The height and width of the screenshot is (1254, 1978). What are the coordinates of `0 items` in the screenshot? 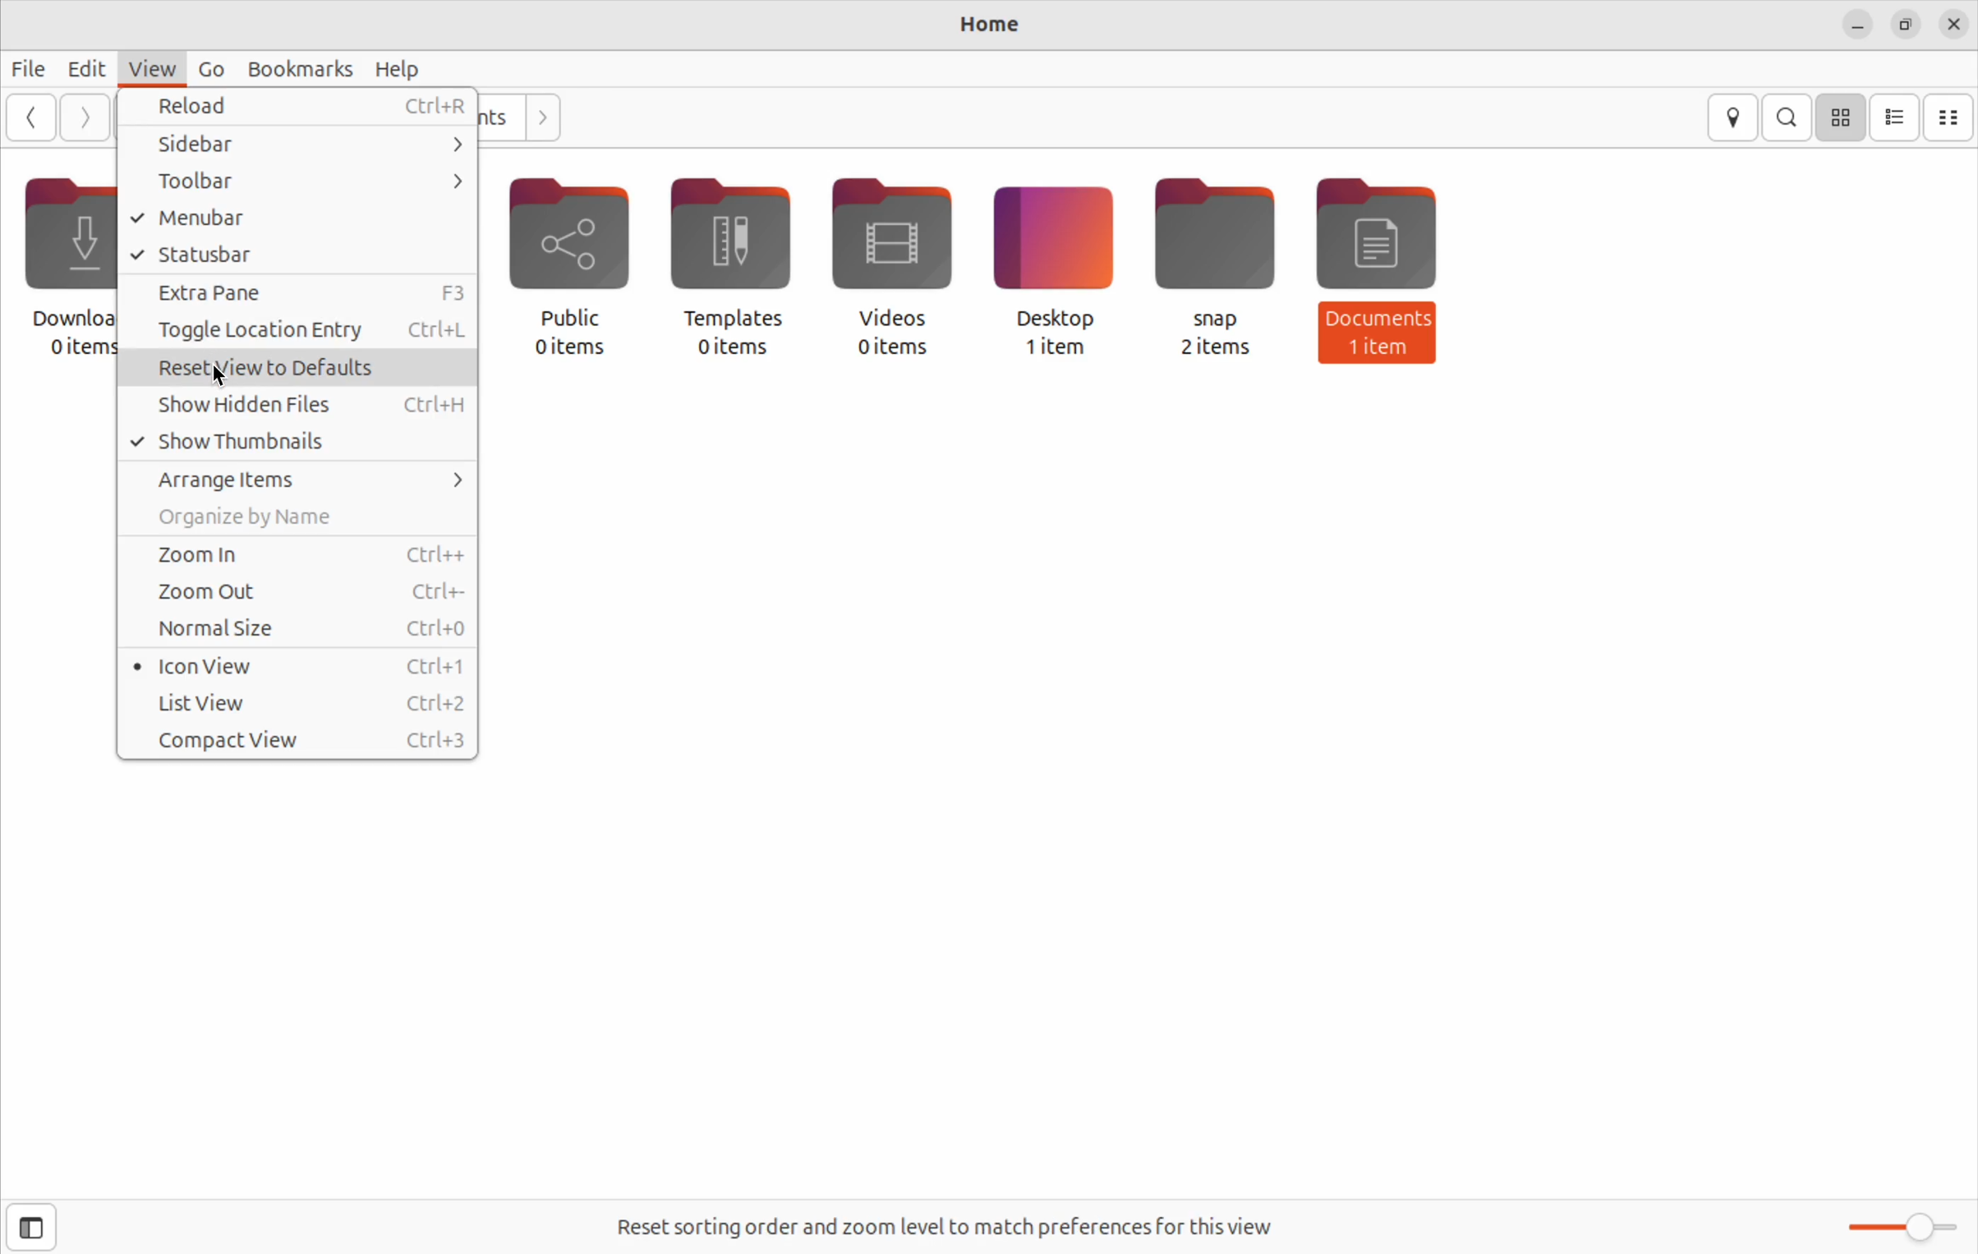 It's located at (731, 350).